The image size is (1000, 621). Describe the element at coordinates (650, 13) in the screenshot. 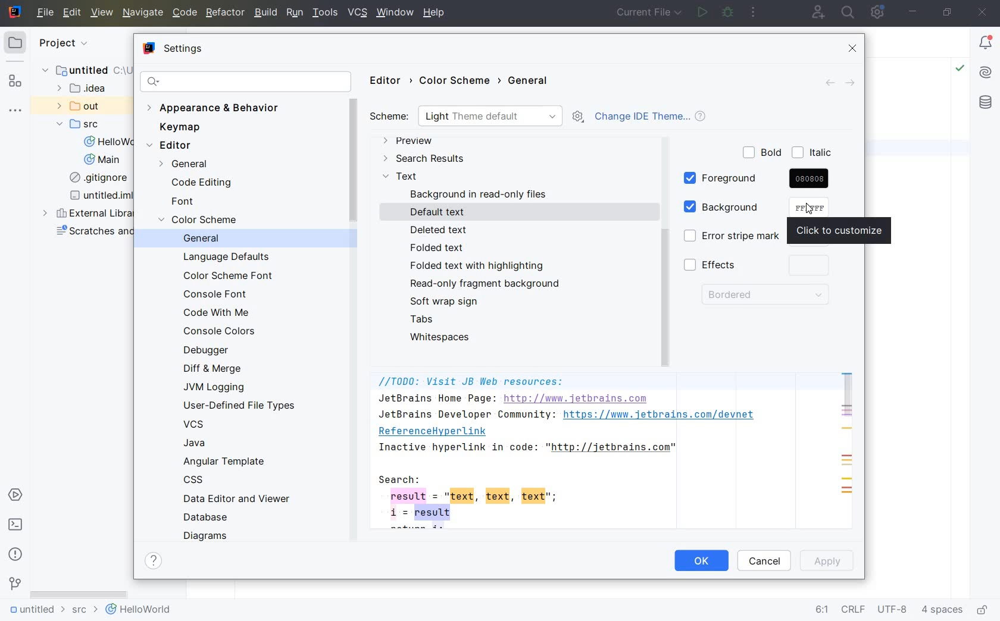

I see `current file` at that location.